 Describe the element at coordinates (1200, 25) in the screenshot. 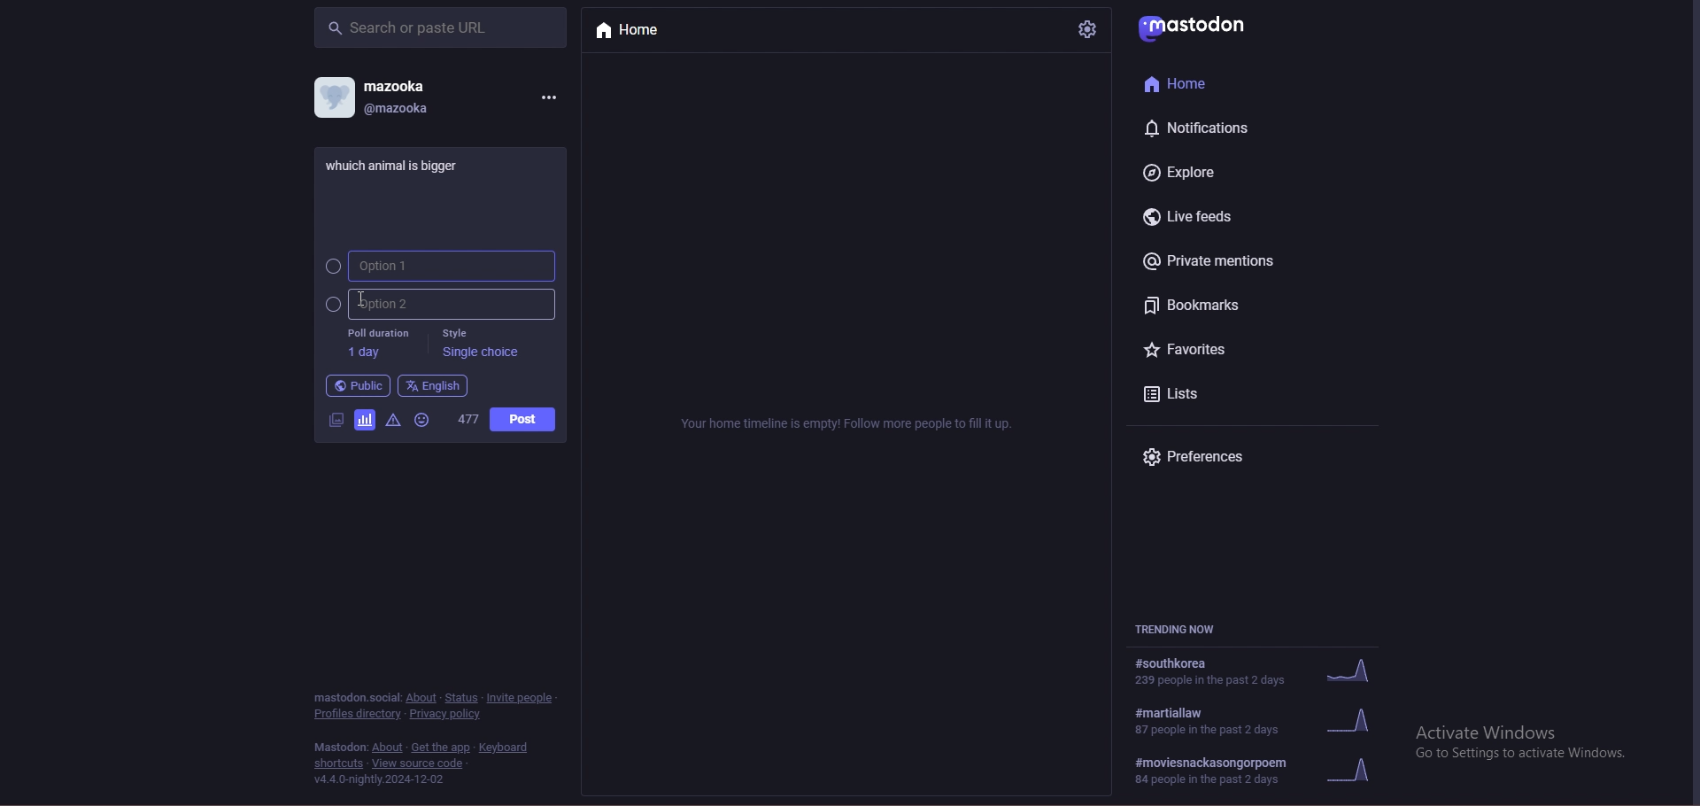

I see `mastodon` at that location.